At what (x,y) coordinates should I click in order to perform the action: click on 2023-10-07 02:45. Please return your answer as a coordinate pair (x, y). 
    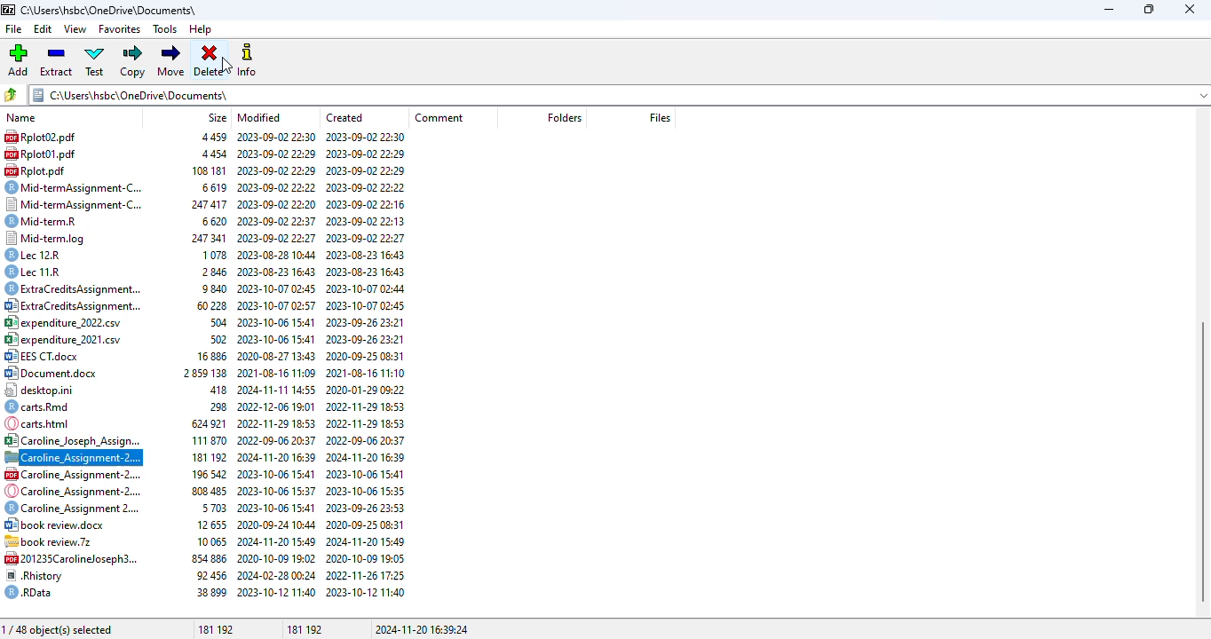
    Looking at the image, I should click on (369, 305).